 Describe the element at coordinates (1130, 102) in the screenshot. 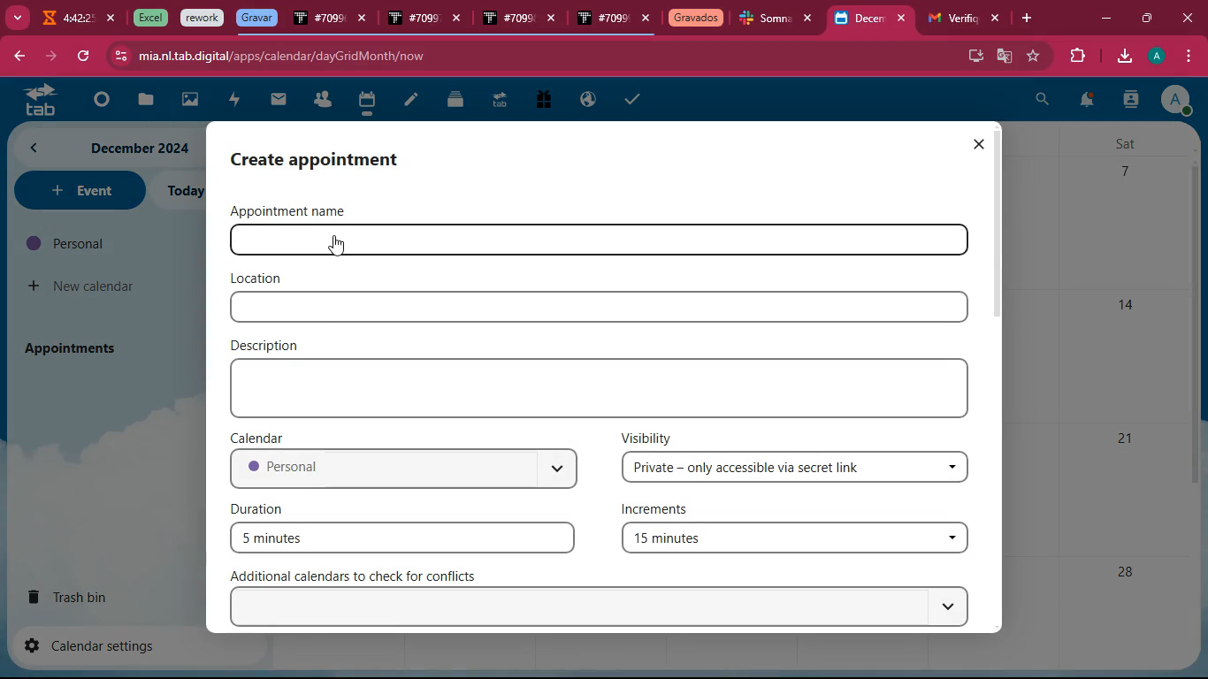

I see `user` at that location.